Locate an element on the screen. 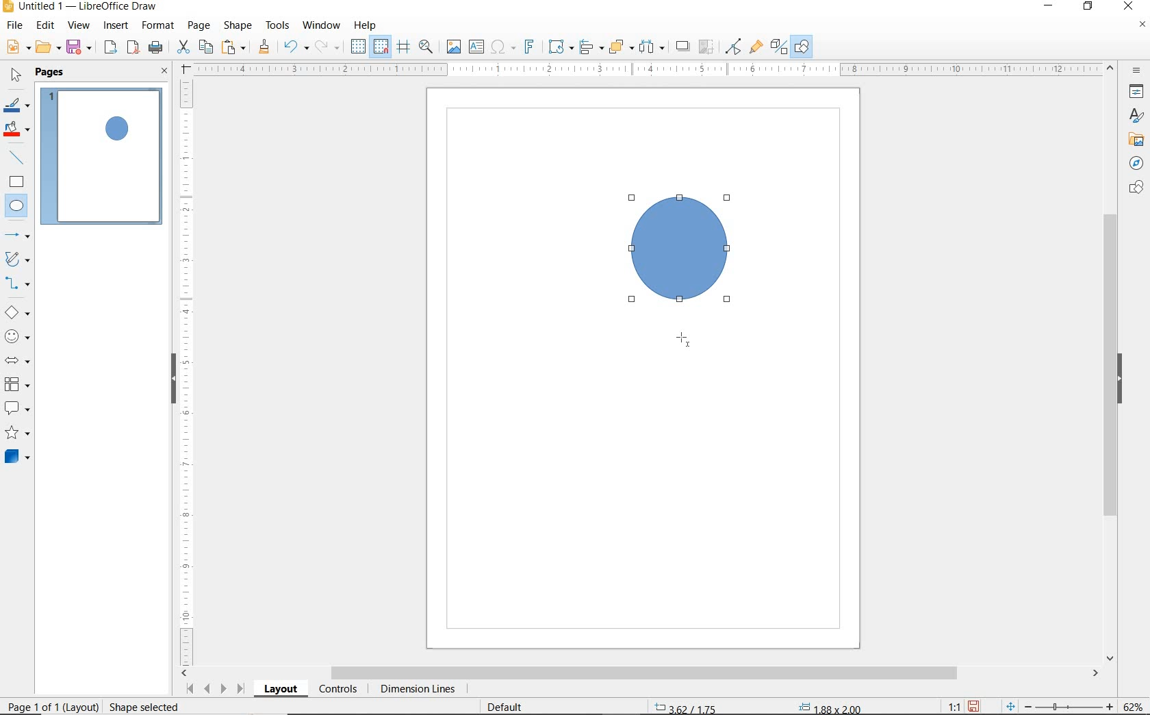  INSERT IMAGE is located at coordinates (454, 47).